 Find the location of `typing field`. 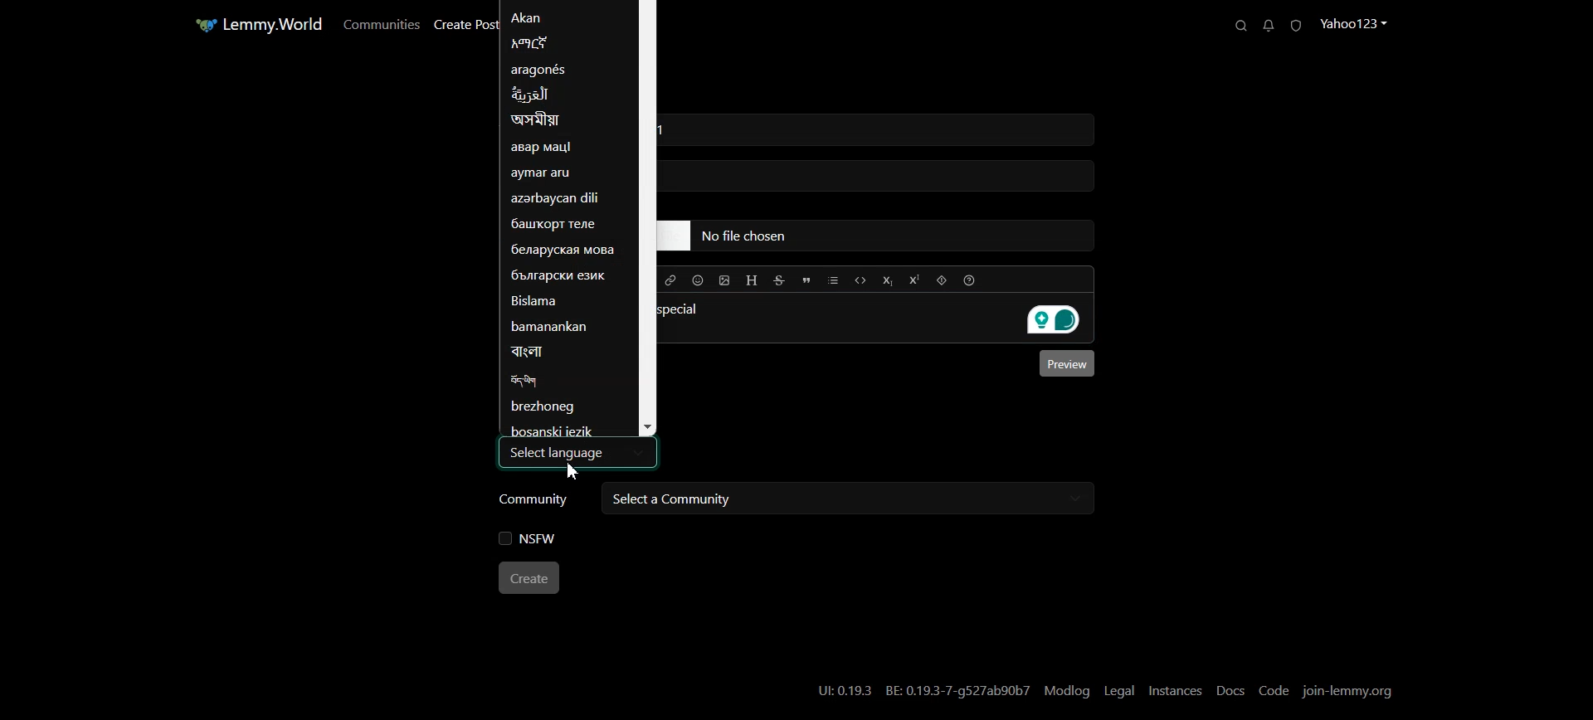

typing field is located at coordinates (877, 236).